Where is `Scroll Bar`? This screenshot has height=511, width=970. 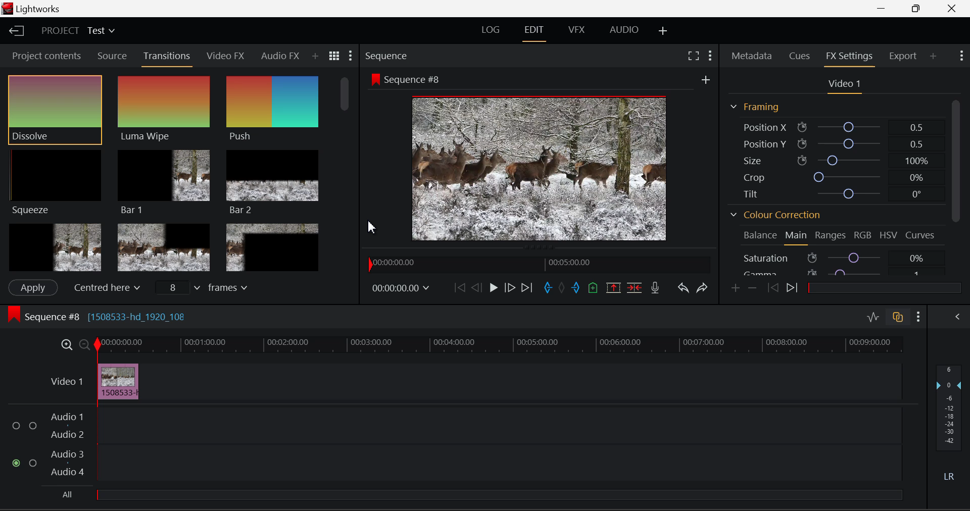 Scroll Bar is located at coordinates (347, 172).